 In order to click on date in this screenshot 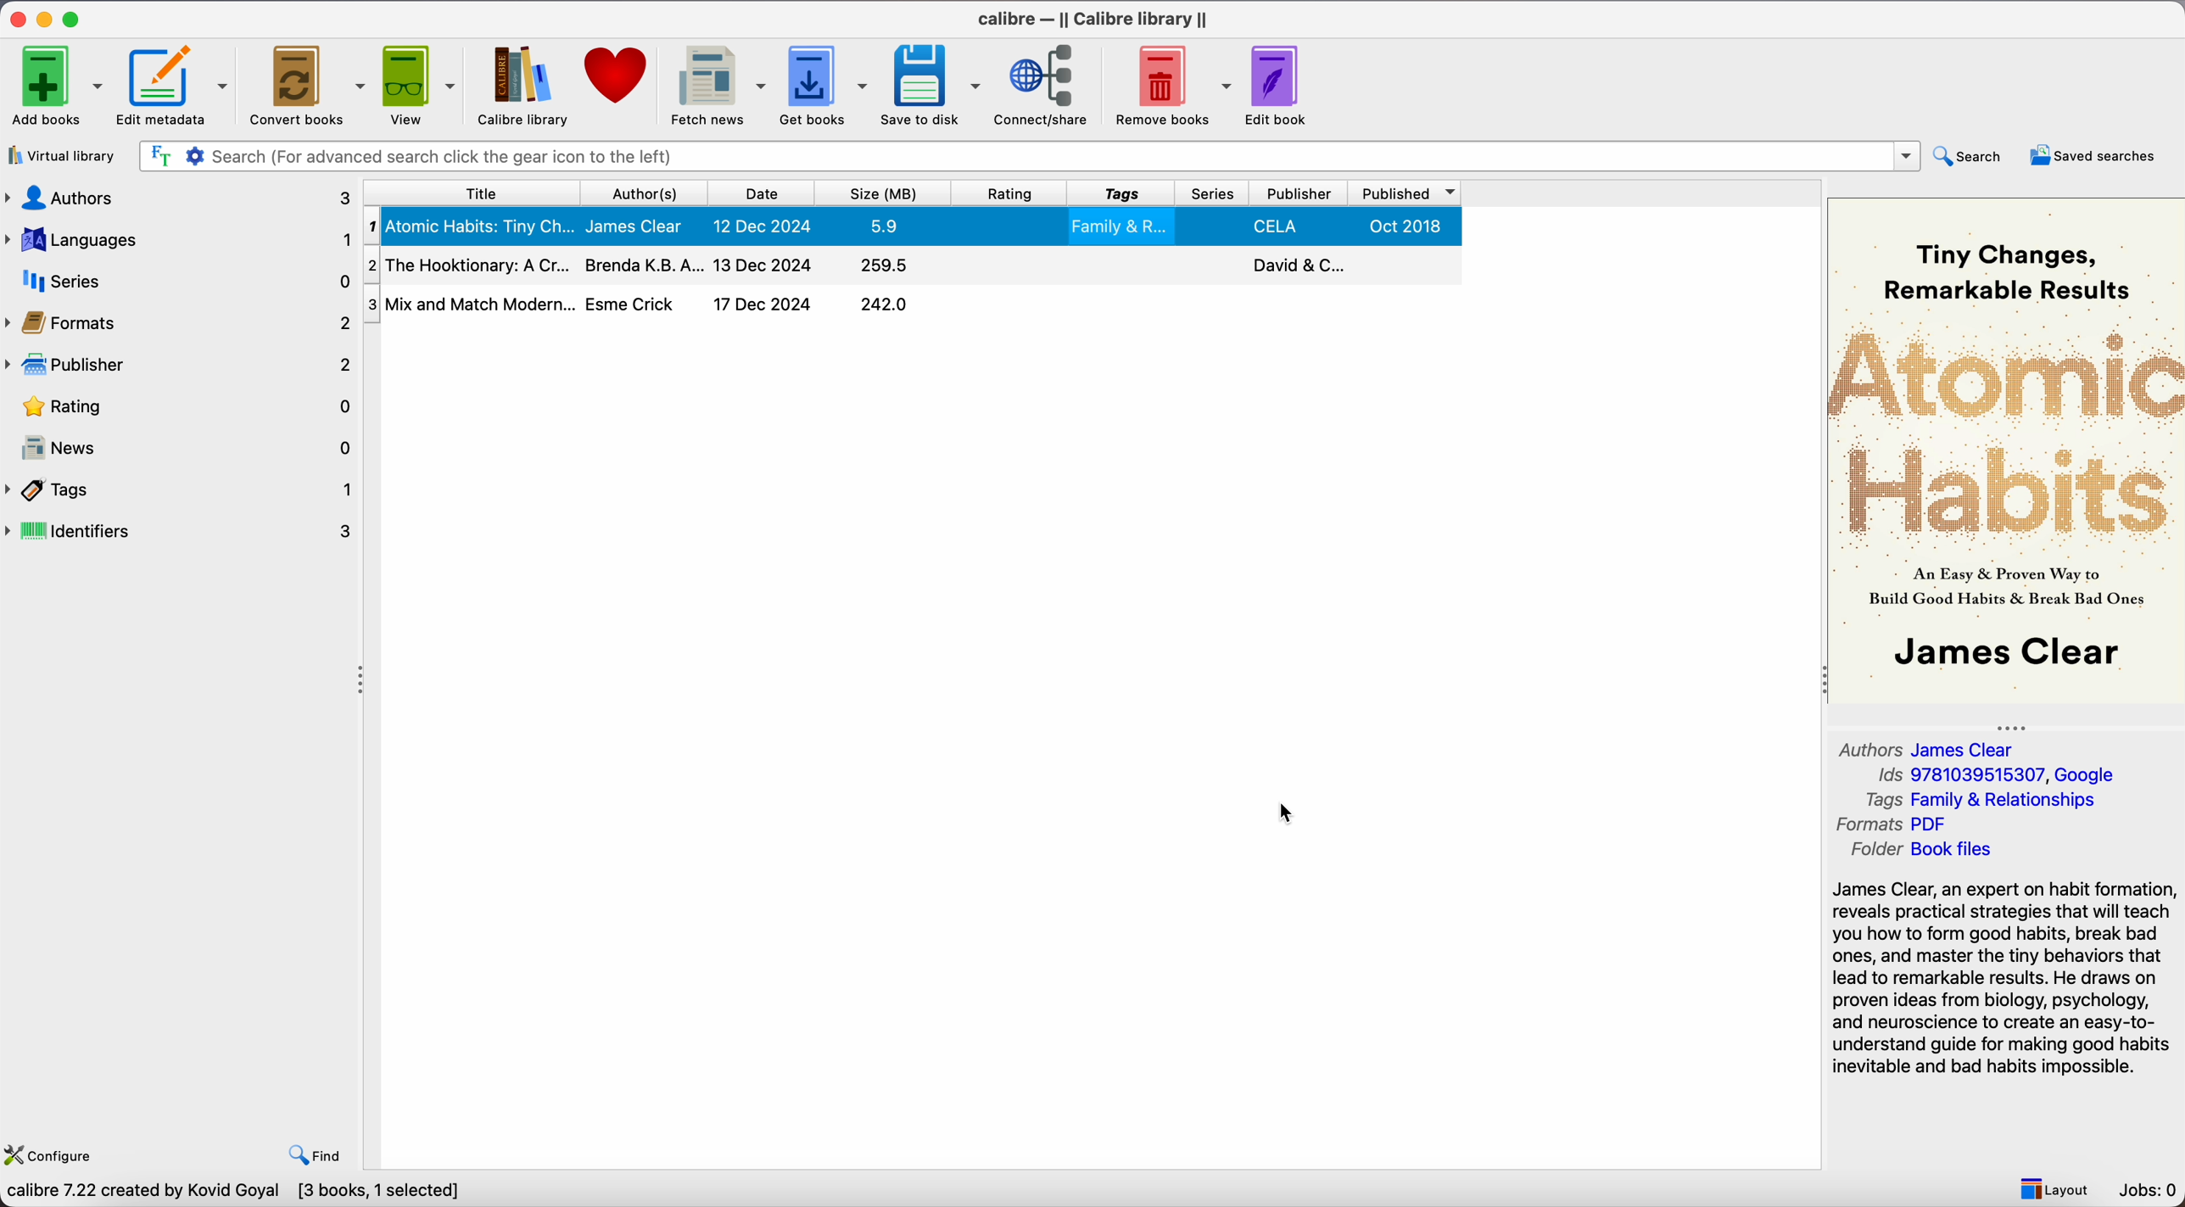, I will do `click(768, 193)`.